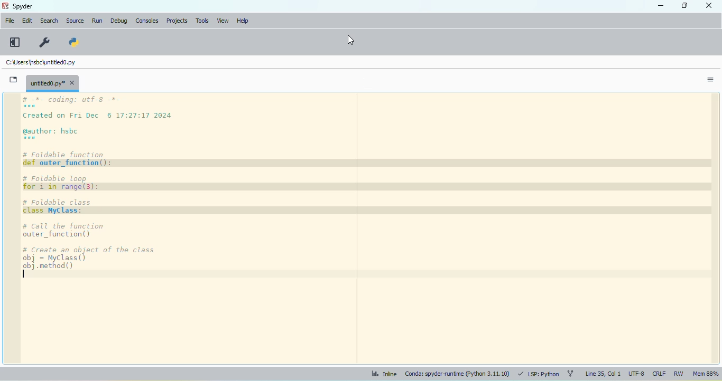 Image resolution: width=722 pixels, height=381 pixels. Describe the element at coordinates (224, 21) in the screenshot. I see `view` at that location.